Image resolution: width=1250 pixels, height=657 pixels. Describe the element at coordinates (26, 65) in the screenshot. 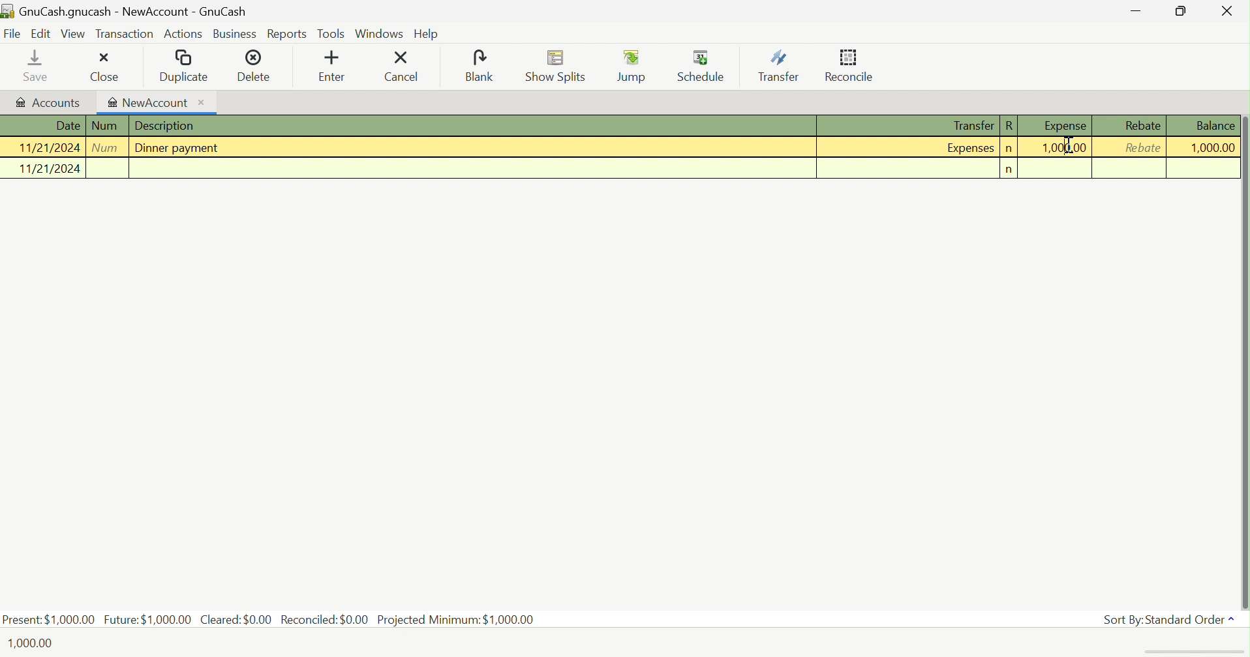

I see `Save` at that location.